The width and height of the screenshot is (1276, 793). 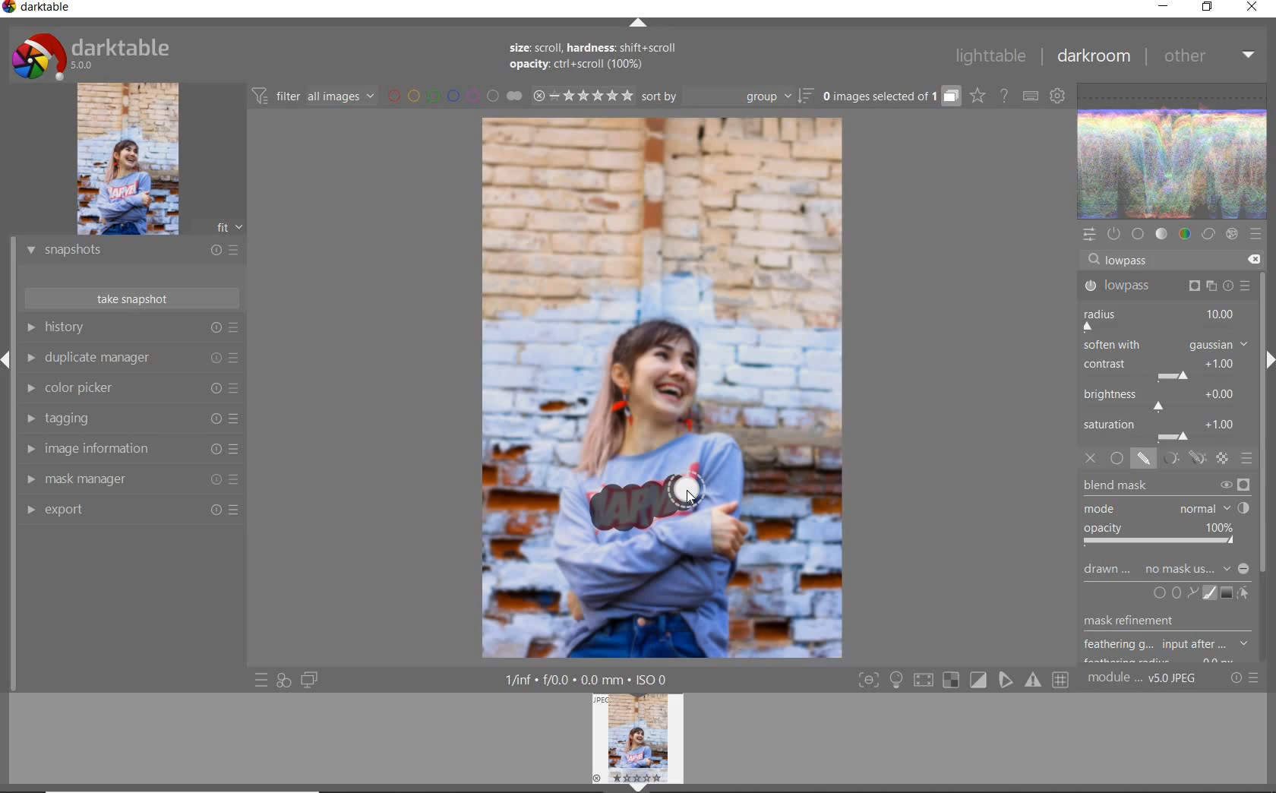 I want to click on lighttable, so click(x=988, y=58).